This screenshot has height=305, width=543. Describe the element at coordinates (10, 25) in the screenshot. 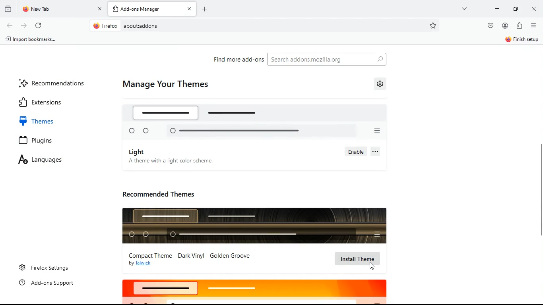

I see `back` at that location.